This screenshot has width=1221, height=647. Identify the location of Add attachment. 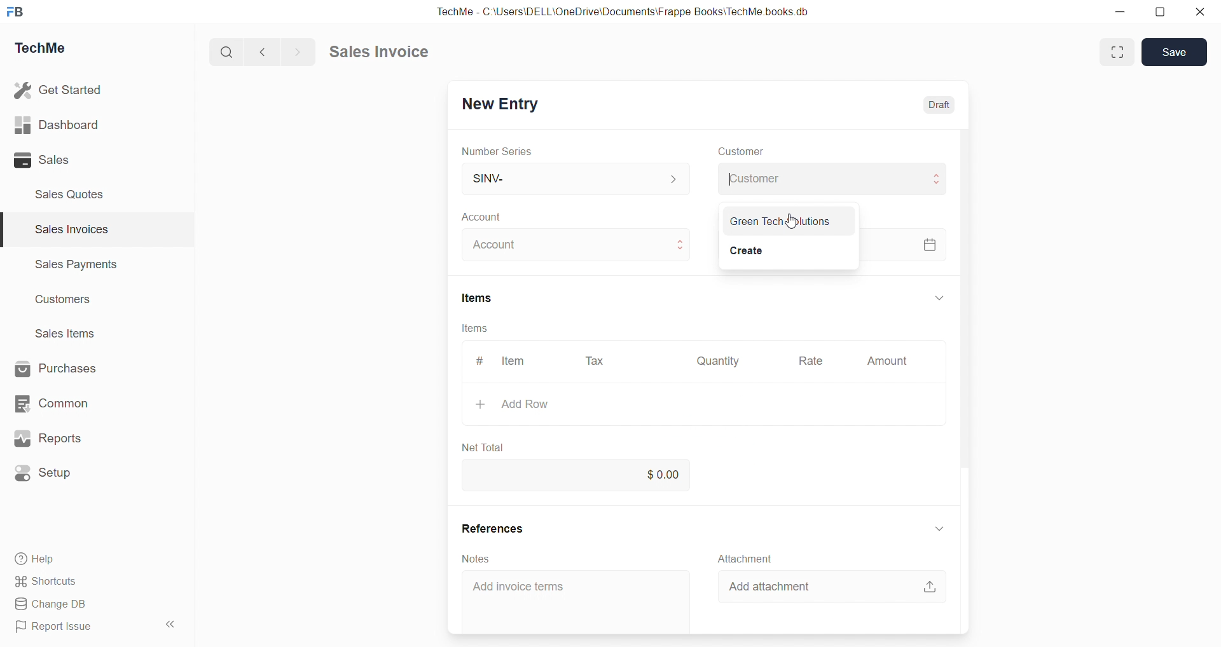
(768, 587).